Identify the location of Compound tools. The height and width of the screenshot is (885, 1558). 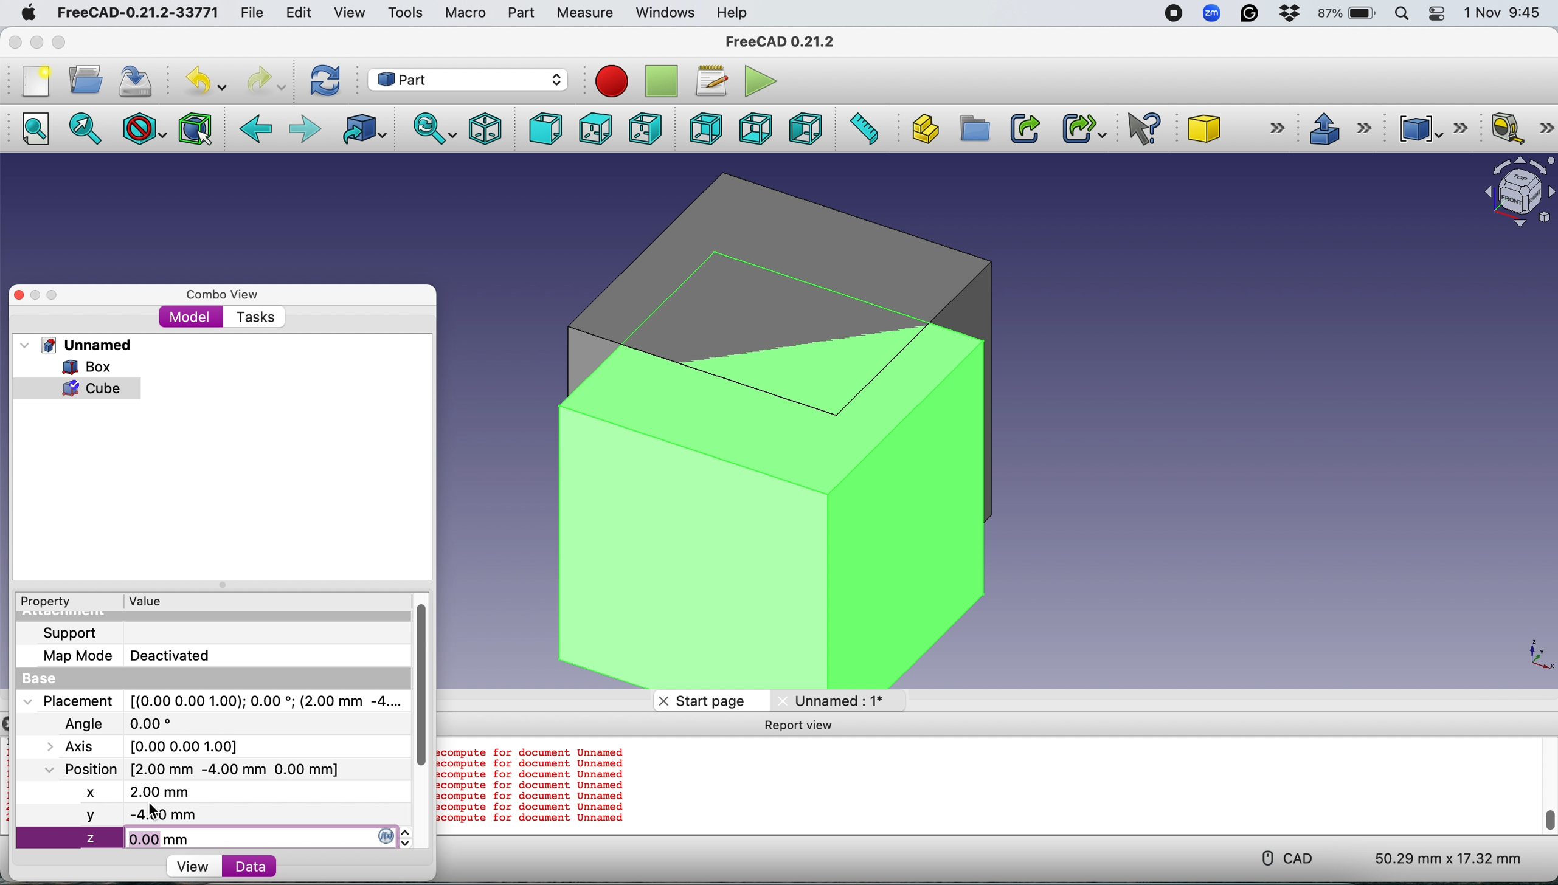
(1429, 128).